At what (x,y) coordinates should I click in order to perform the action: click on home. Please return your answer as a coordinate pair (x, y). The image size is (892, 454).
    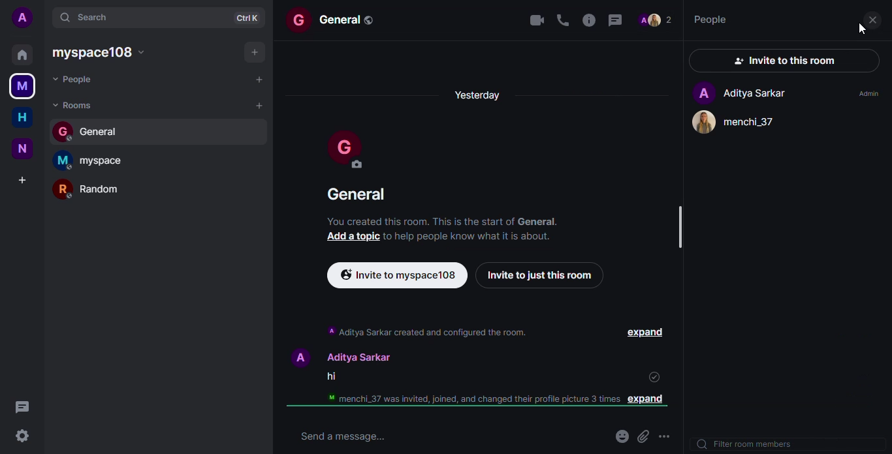
    Looking at the image, I should click on (22, 53).